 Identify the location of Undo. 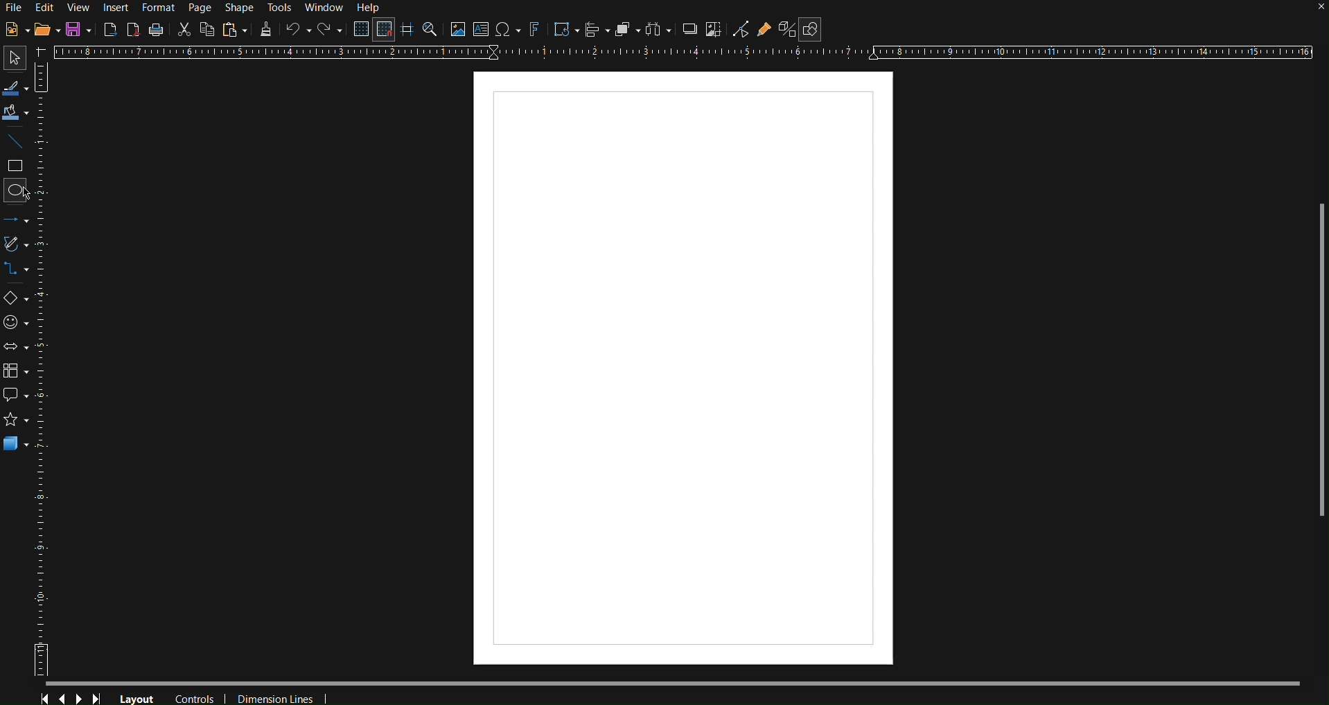
(298, 30).